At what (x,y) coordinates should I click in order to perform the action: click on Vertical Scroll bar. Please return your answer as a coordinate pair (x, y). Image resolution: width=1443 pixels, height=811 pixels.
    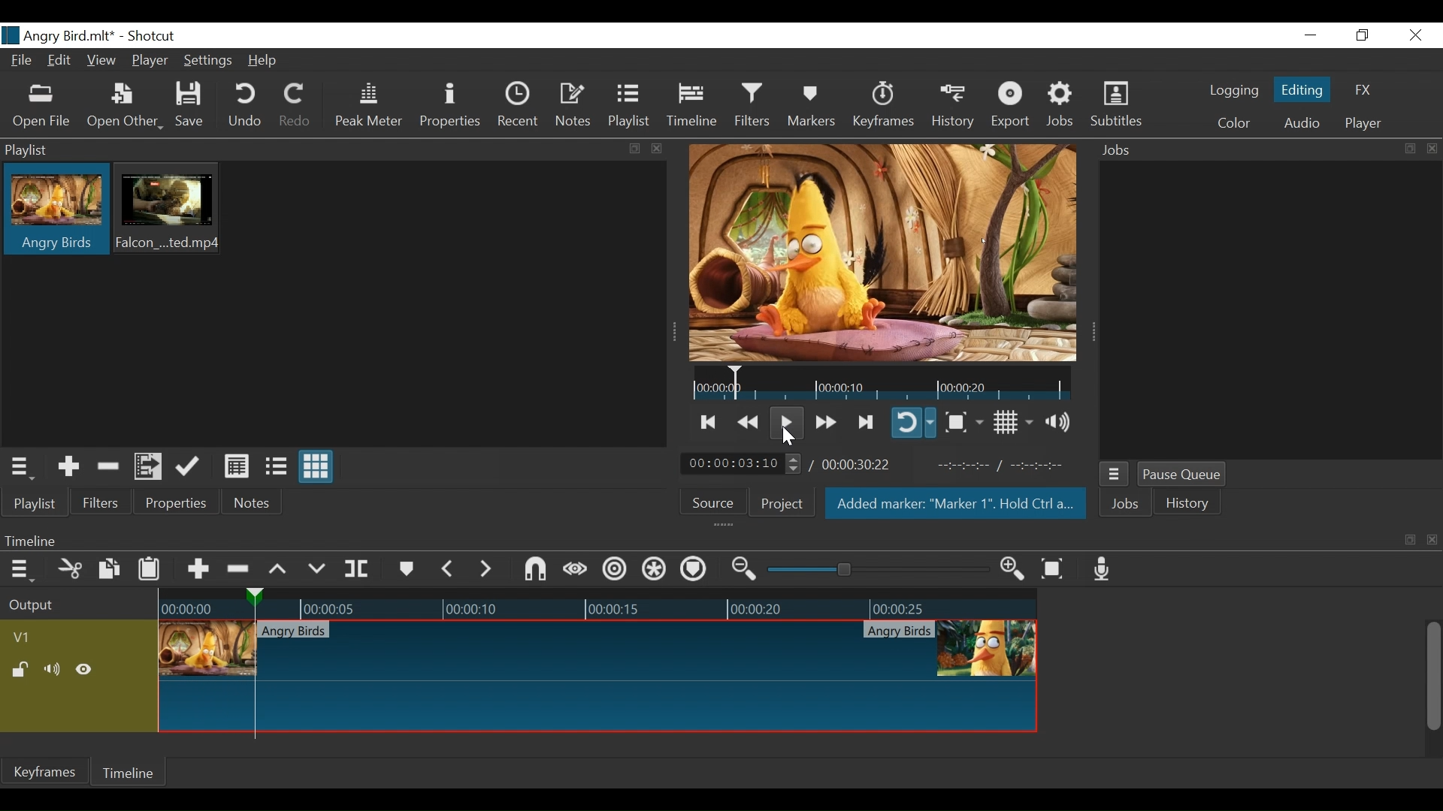
    Looking at the image, I should click on (1435, 676).